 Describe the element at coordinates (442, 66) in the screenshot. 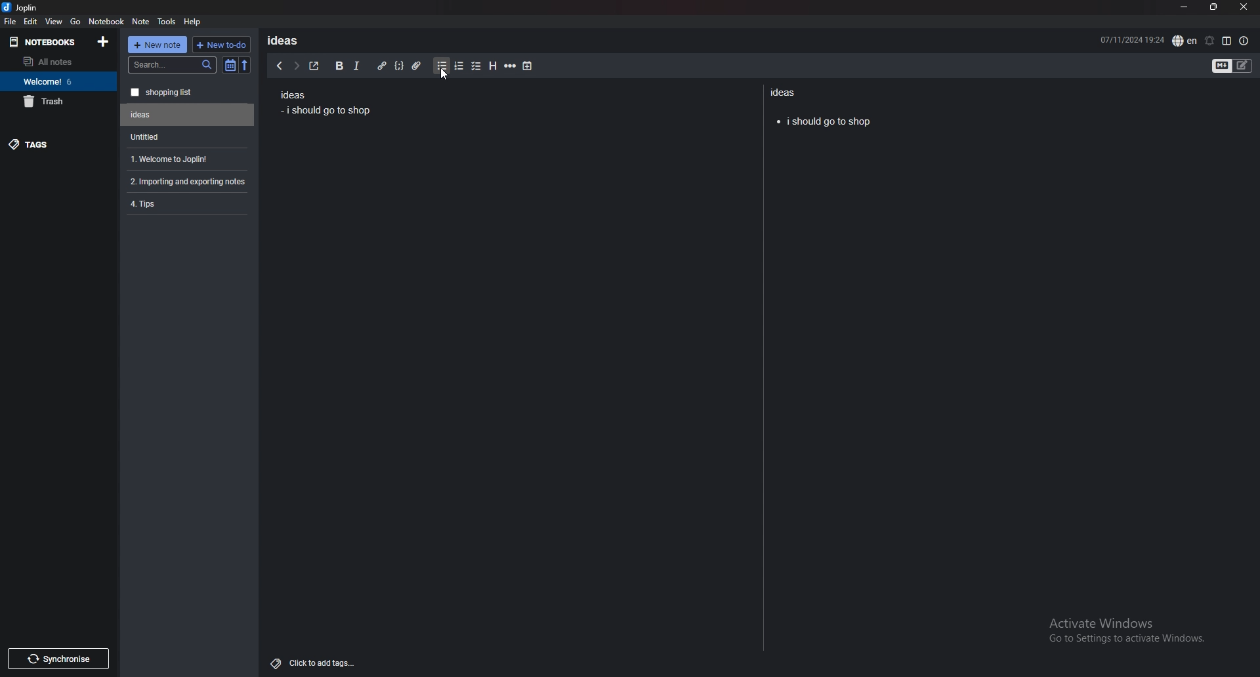

I see `bullet list` at that location.